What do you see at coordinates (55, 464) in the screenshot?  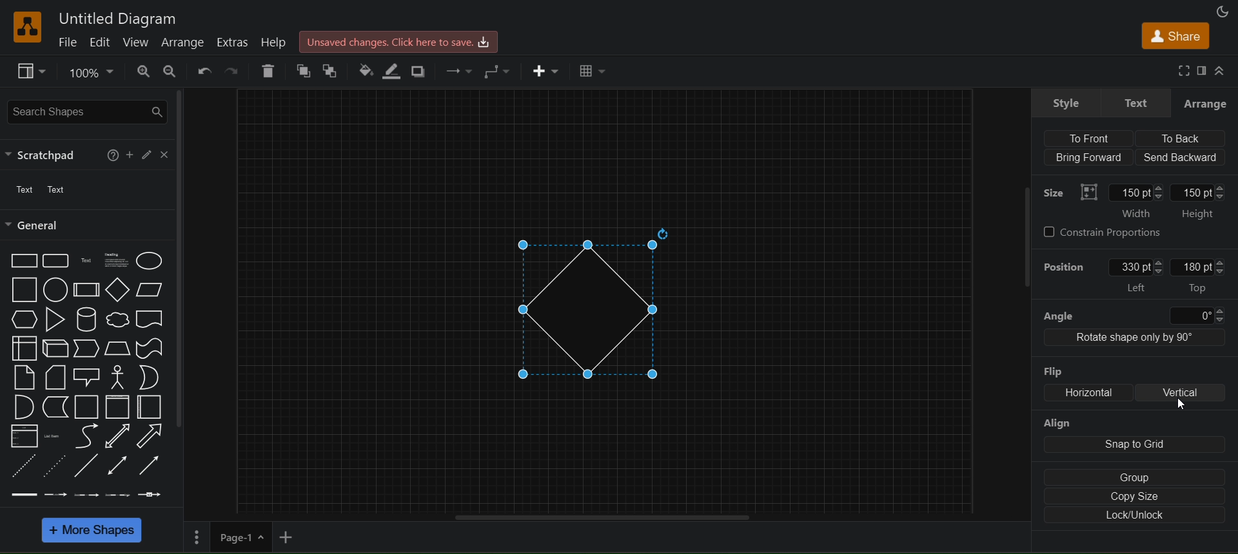 I see `doted line` at bounding box center [55, 464].